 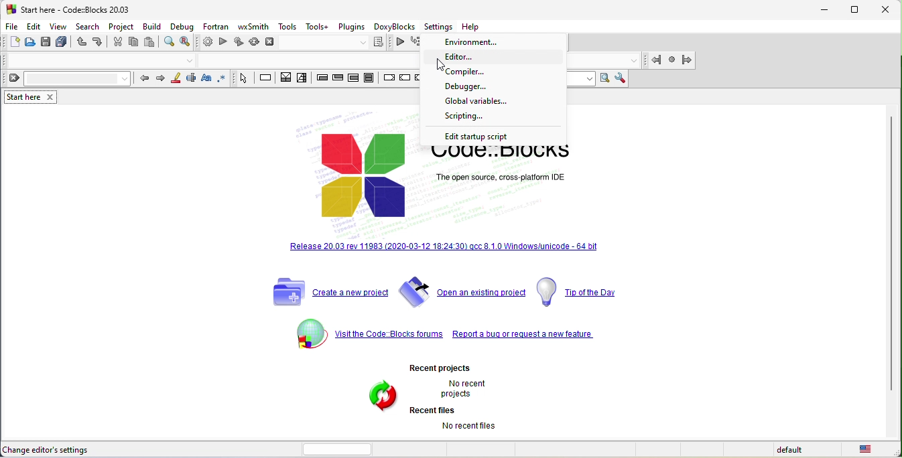 What do you see at coordinates (208, 43) in the screenshot?
I see `build` at bounding box center [208, 43].